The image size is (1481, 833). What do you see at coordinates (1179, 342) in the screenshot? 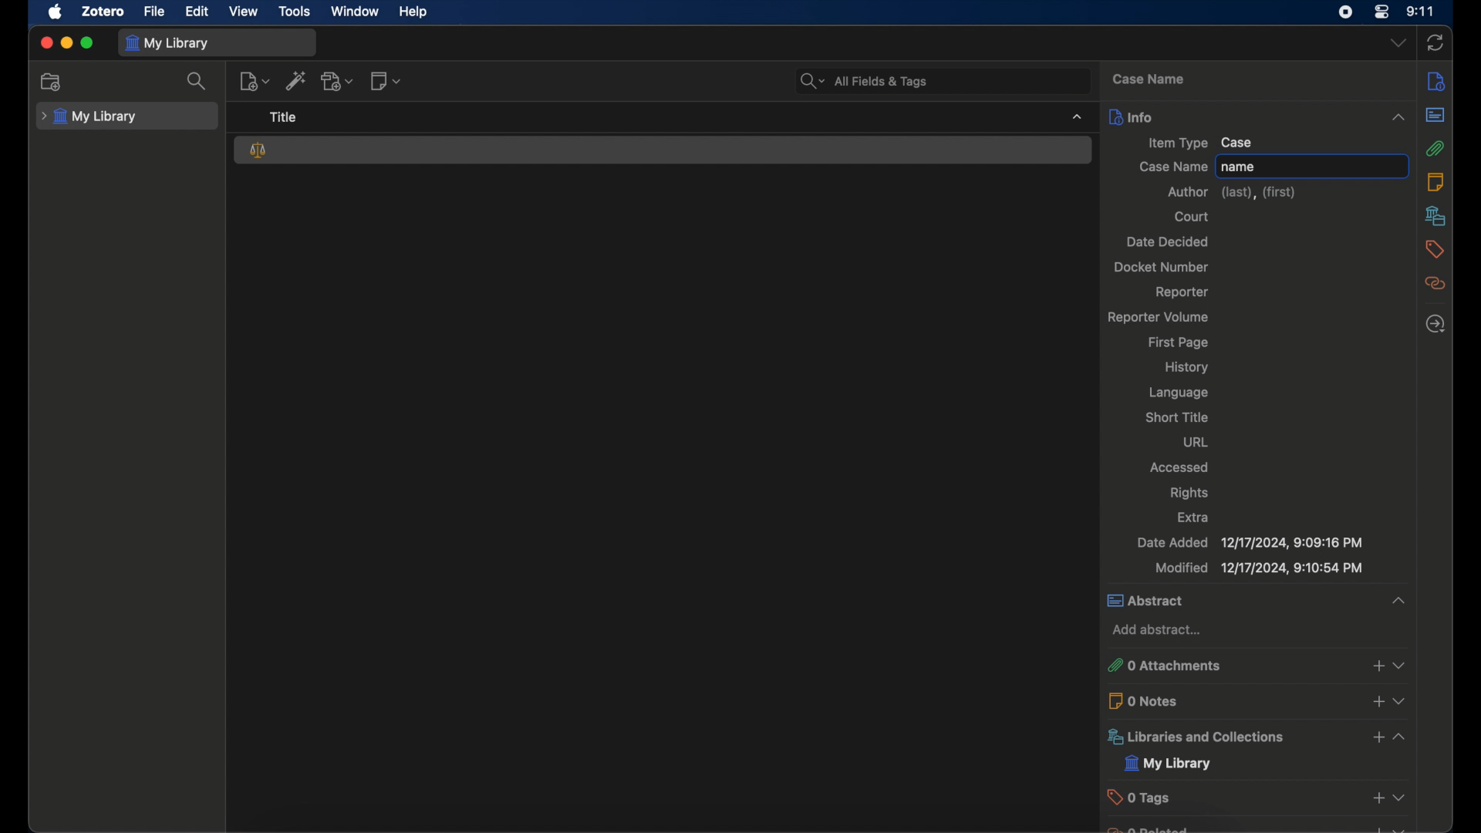
I see `first page` at bounding box center [1179, 342].